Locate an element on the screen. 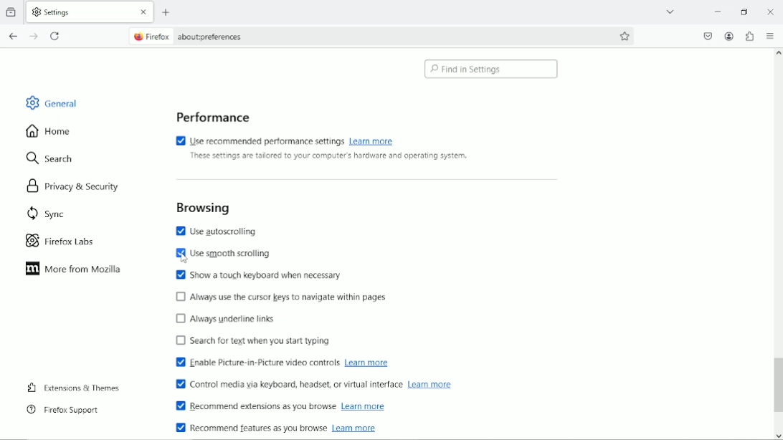 The image size is (783, 440). Open application menu is located at coordinates (770, 35).